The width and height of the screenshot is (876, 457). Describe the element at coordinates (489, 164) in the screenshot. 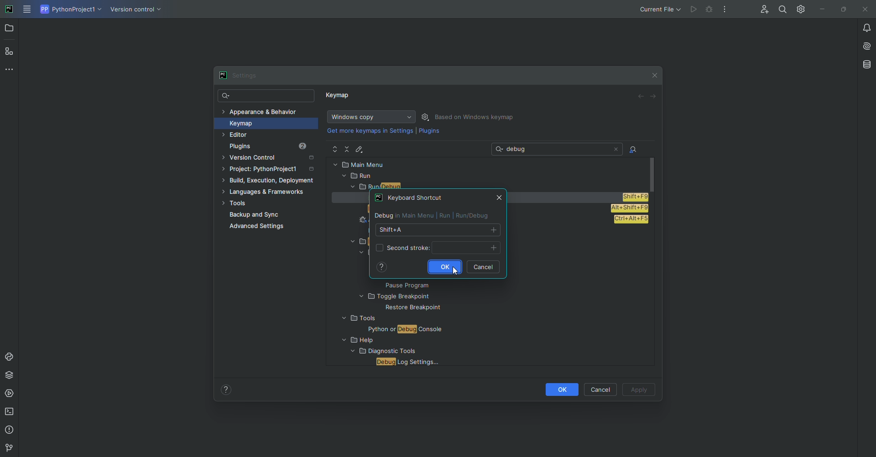

I see `MAIN MENU` at that location.